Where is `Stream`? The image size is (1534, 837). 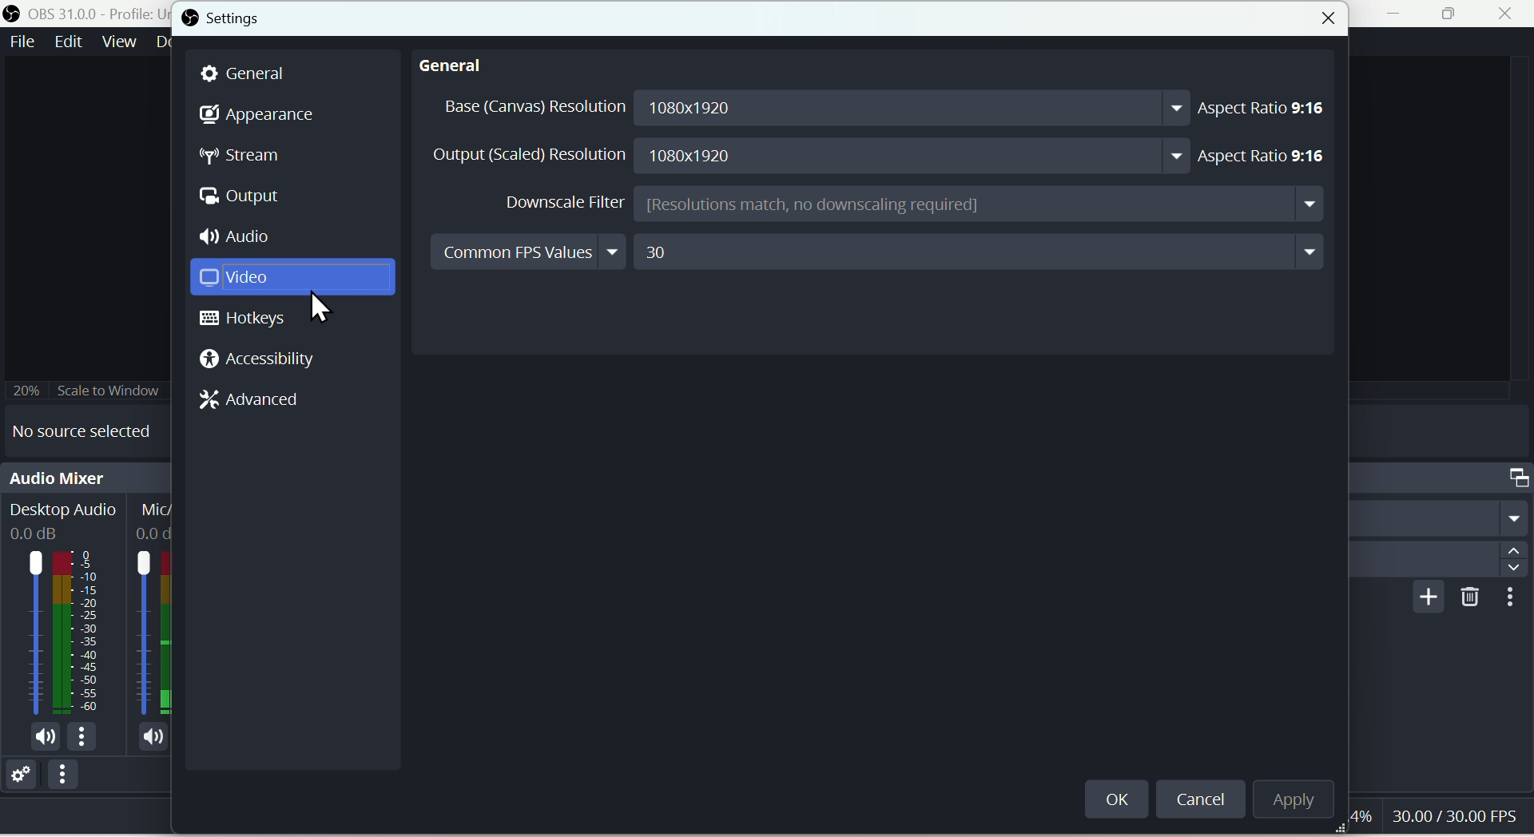
Stream is located at coordinates (242, 158).